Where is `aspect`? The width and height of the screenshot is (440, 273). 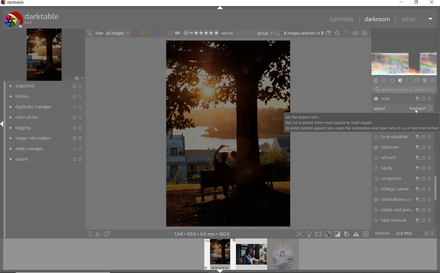 aspect is located at coordinates (388, 109).